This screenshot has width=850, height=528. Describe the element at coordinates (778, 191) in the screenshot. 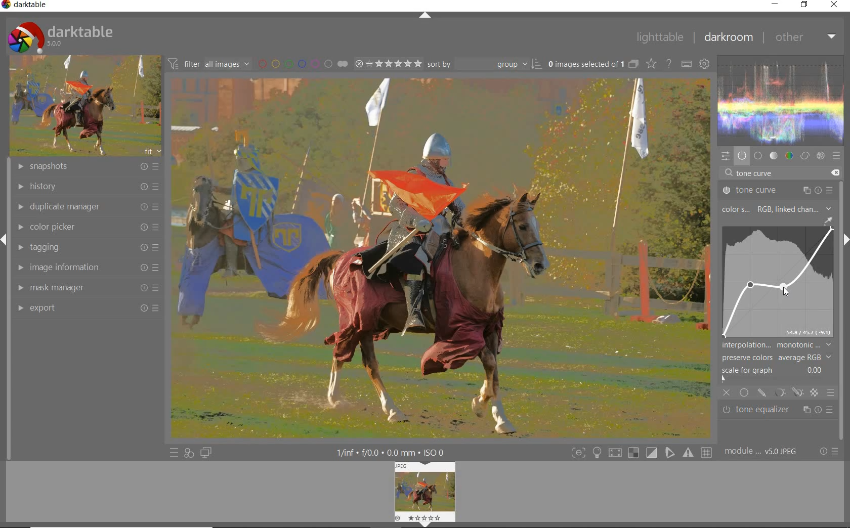

I see `tone curve` at that location.